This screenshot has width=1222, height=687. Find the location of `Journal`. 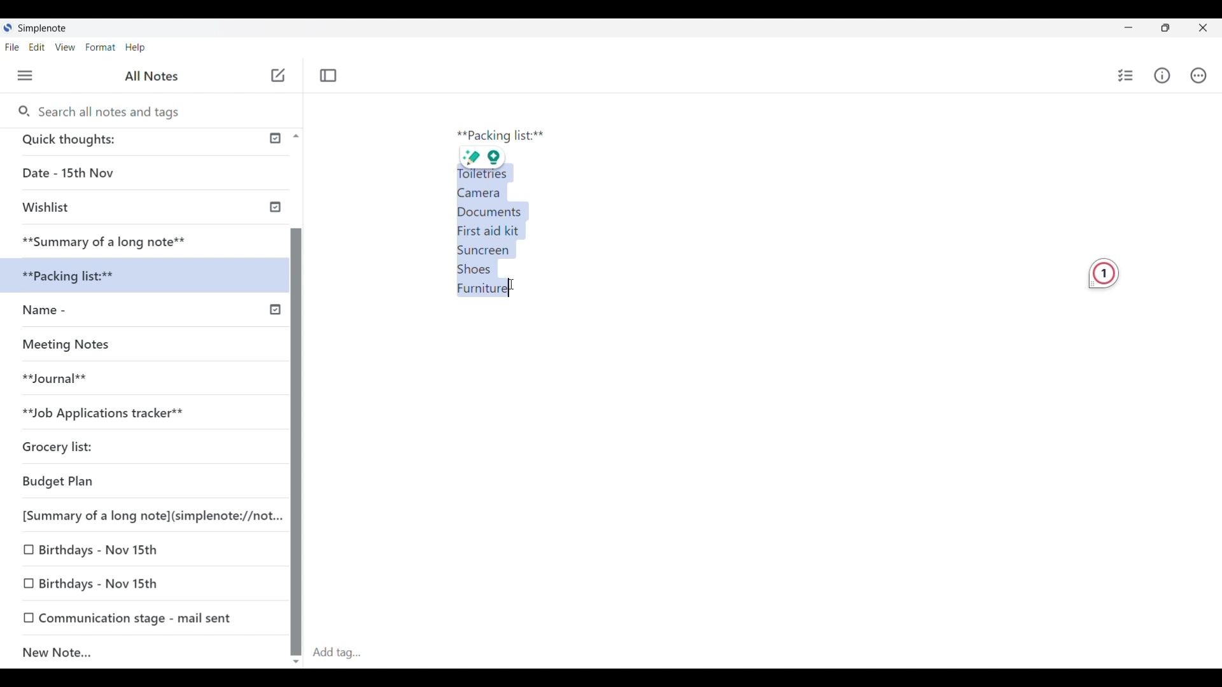

Journal is located at coordinates (69, 383).